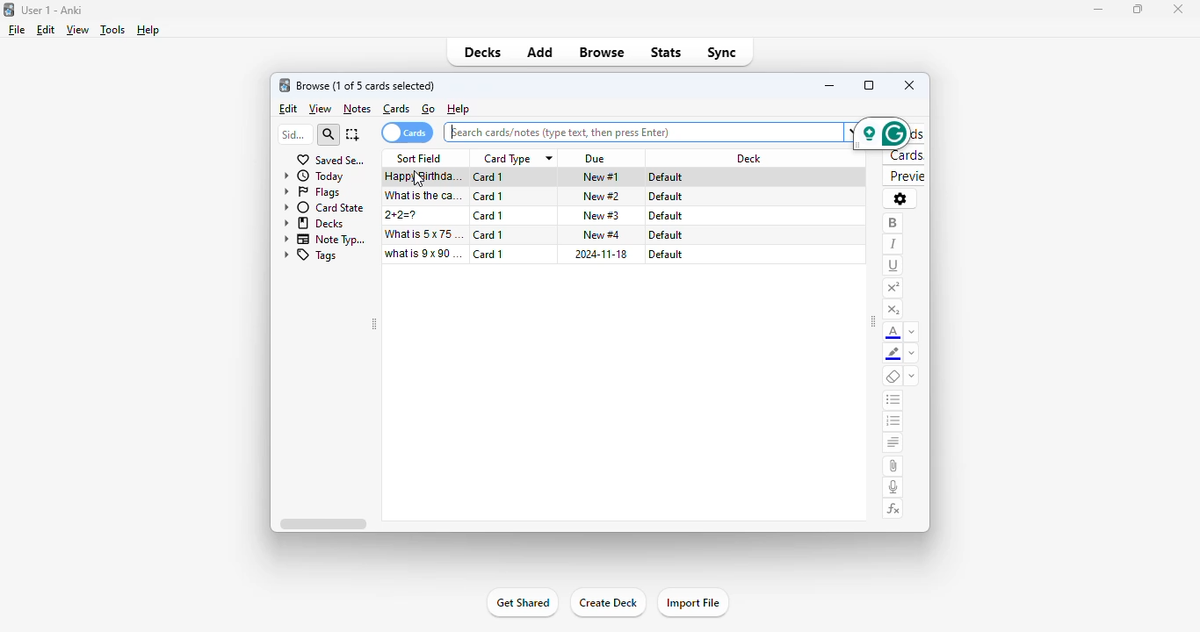  I want to click on search, so click(328, 135).